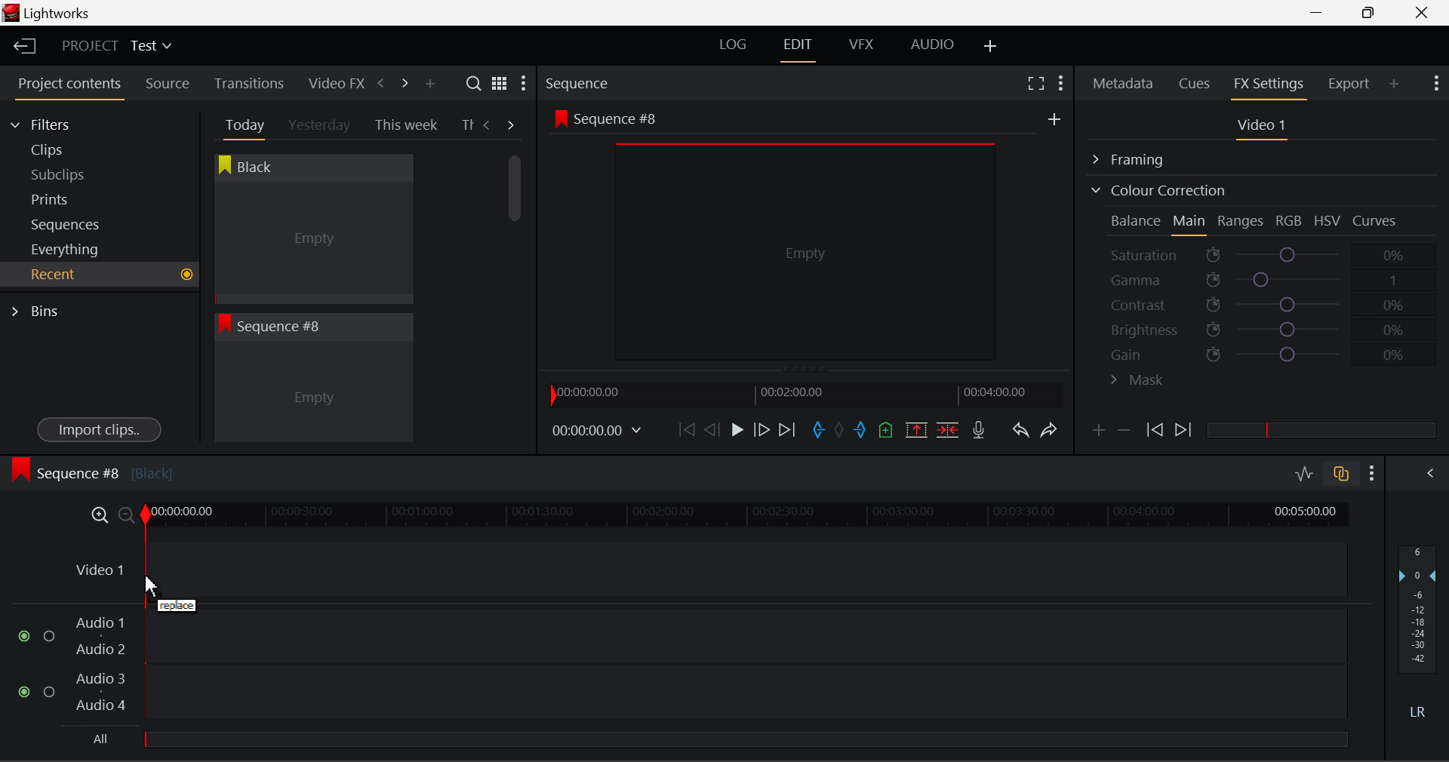 The height and width of the screenshot is (762, 1449). Describe the element at coordinates (948, 429) in the screenshot. I see `Delete/Cut` at that location.